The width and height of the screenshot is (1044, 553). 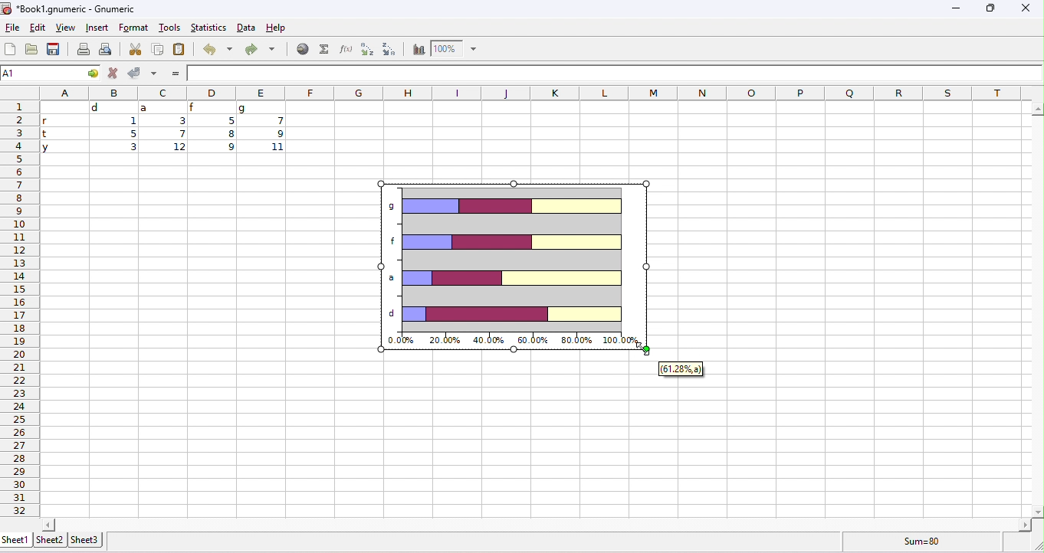 I want to click on insert, so click(x=96, y=28).